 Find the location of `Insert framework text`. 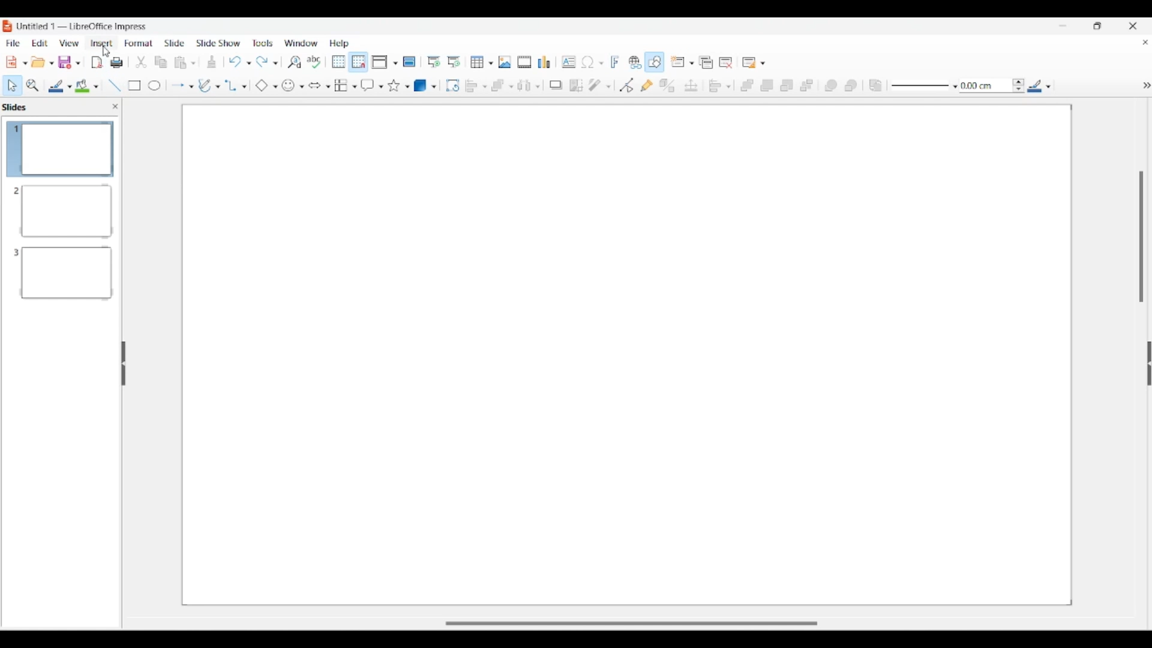

Insert framework text is located at coordinates (615, 62).